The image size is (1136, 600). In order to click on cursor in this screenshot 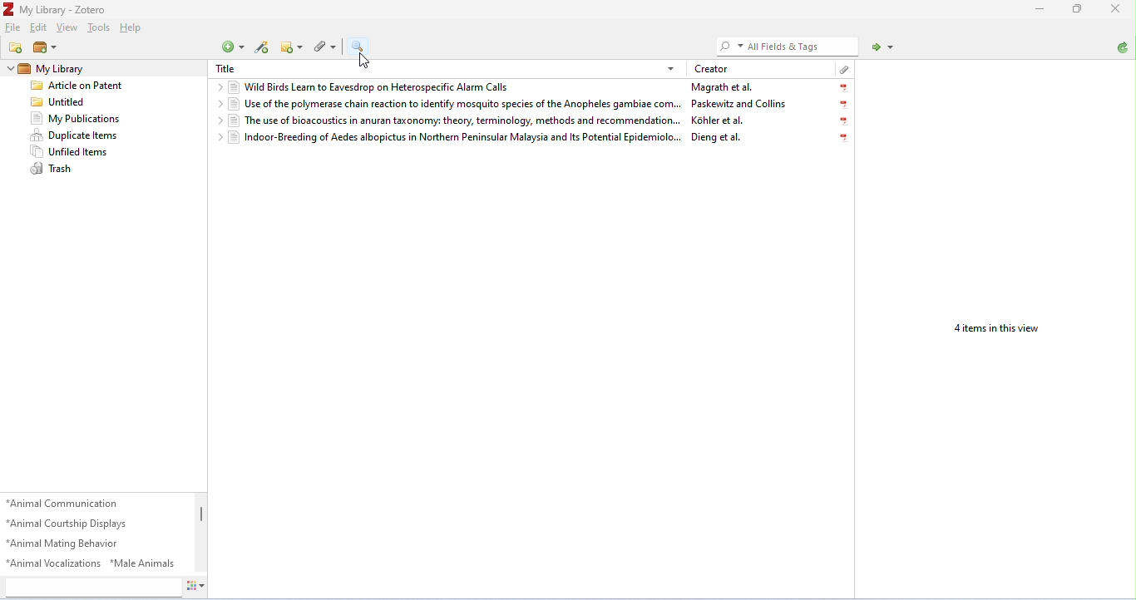, I will do `click(364, 61)`.